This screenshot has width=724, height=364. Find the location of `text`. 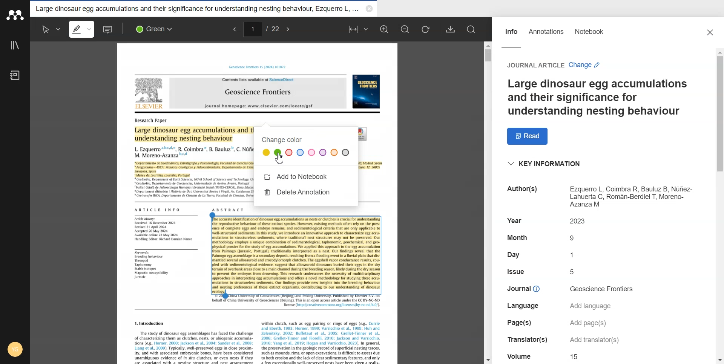

text is located at coordinates (593, 306).